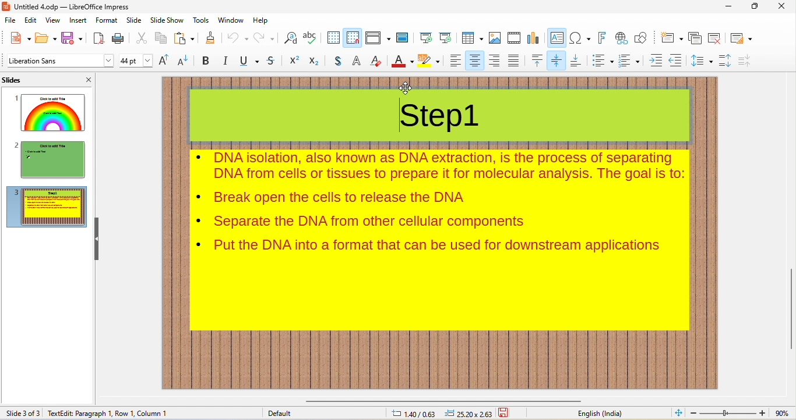 Image resolution: width=796 pixels, height=420 pixels. I want to click on copy, so click(160, 38).